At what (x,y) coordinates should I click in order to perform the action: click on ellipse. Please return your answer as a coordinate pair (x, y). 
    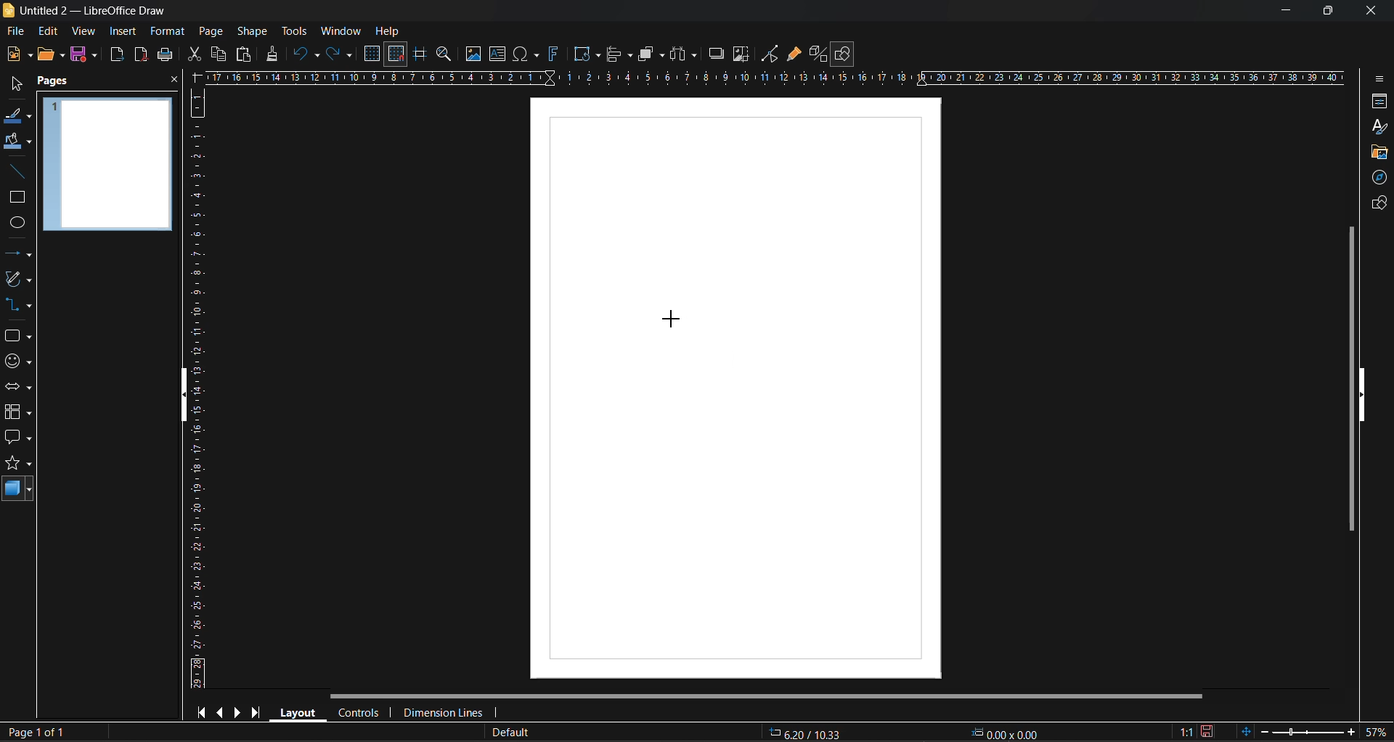
    Looking at the image, I should click on (17, 224).